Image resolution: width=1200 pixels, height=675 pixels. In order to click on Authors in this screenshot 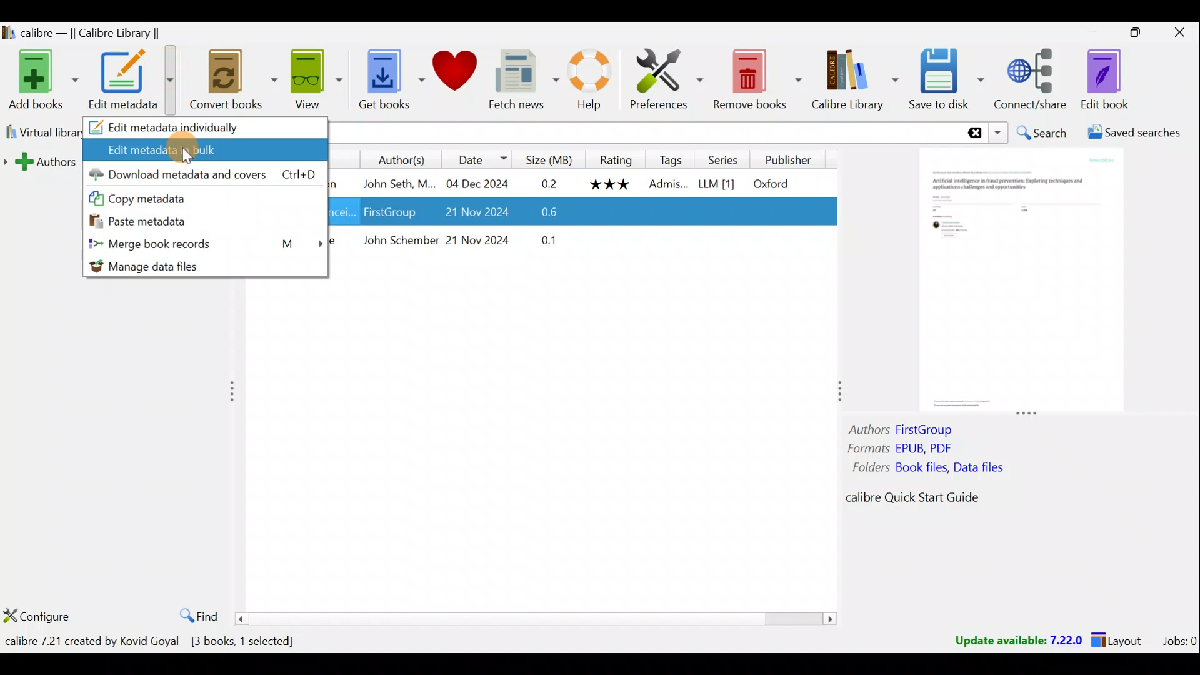, I will do `click(44, 161)`.